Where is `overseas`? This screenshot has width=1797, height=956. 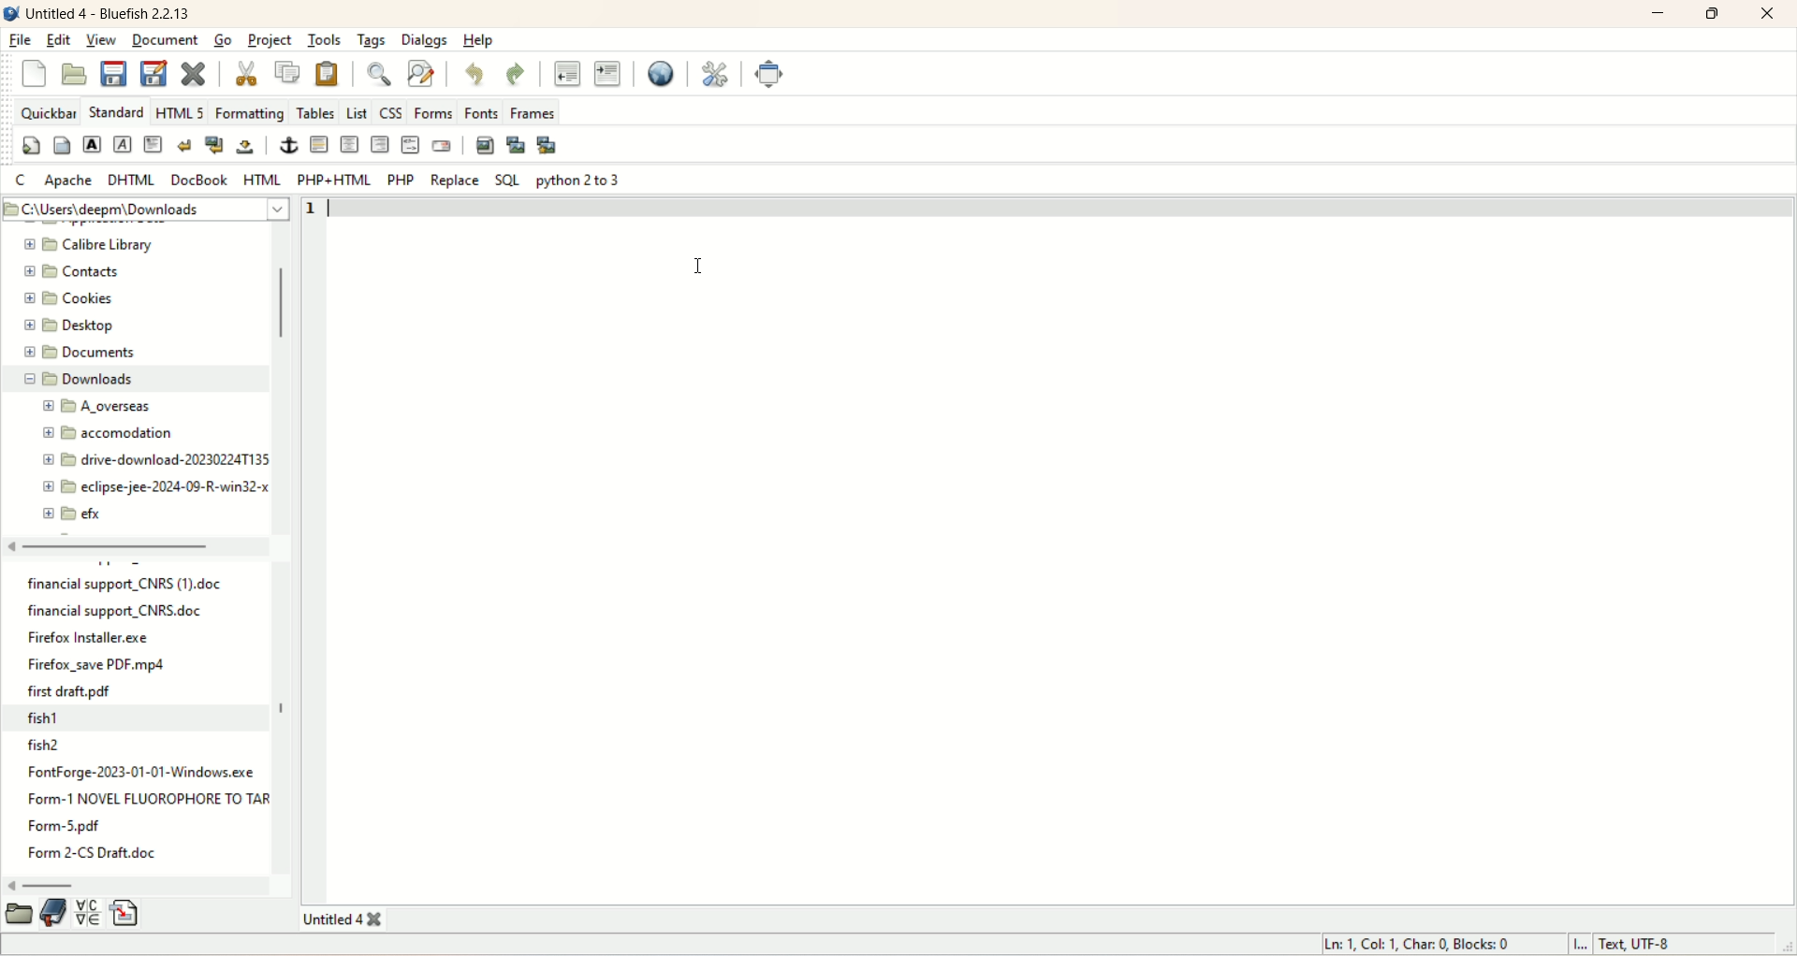 overseas is located at coordinates (102, 407).